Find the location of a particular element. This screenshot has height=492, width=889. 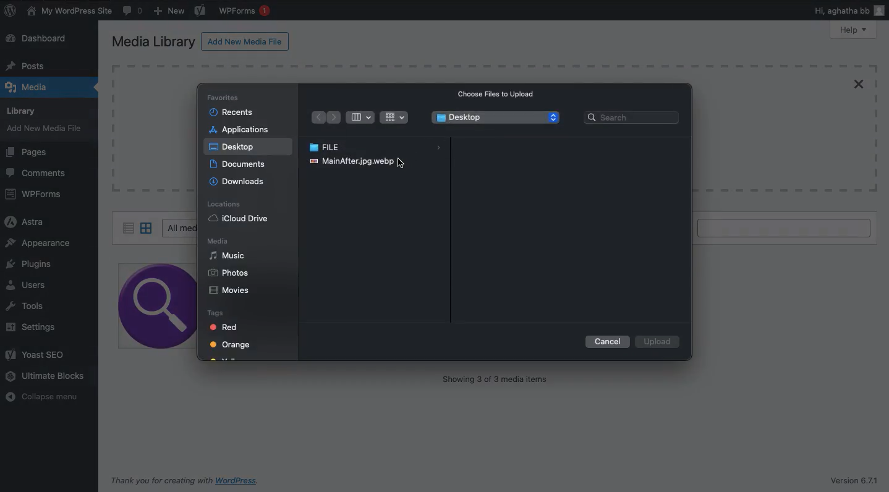

Pages is located at coordinates (29, 153).